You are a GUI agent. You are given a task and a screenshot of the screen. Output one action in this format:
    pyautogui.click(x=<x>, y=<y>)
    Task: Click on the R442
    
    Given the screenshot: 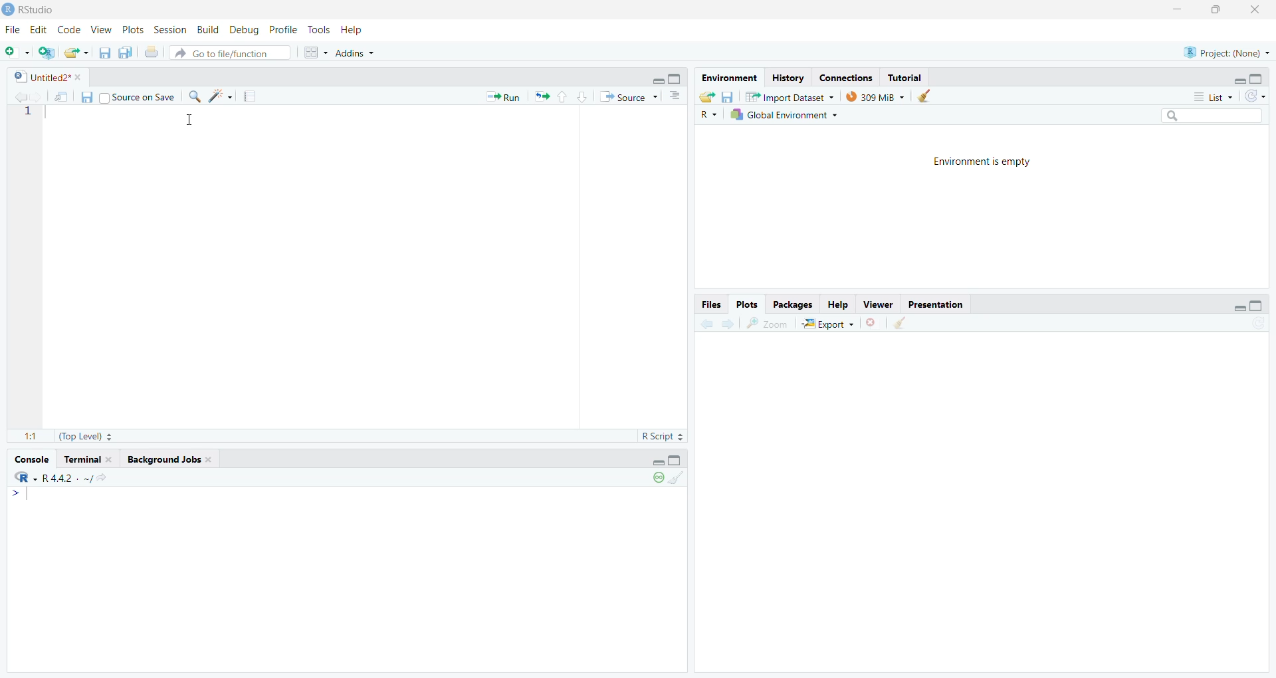 What is the action you would take?
    pyautogui.click(x=58, y=483)
    